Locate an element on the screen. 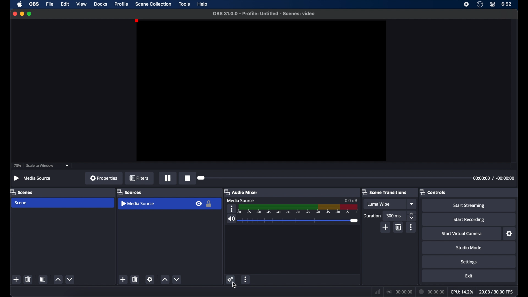 The image size is (528, 297). start virtual camera is located at coordinates (462, 234).